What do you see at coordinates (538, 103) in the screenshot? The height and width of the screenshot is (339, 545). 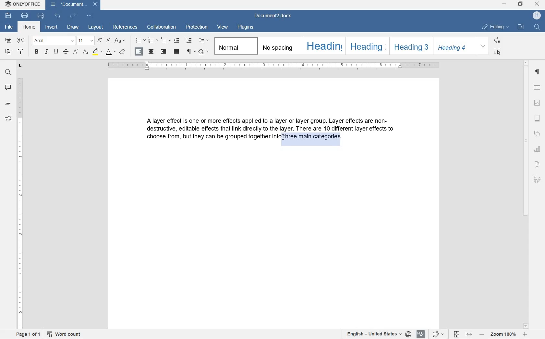 I see `image` at bounding box center [538, 103].